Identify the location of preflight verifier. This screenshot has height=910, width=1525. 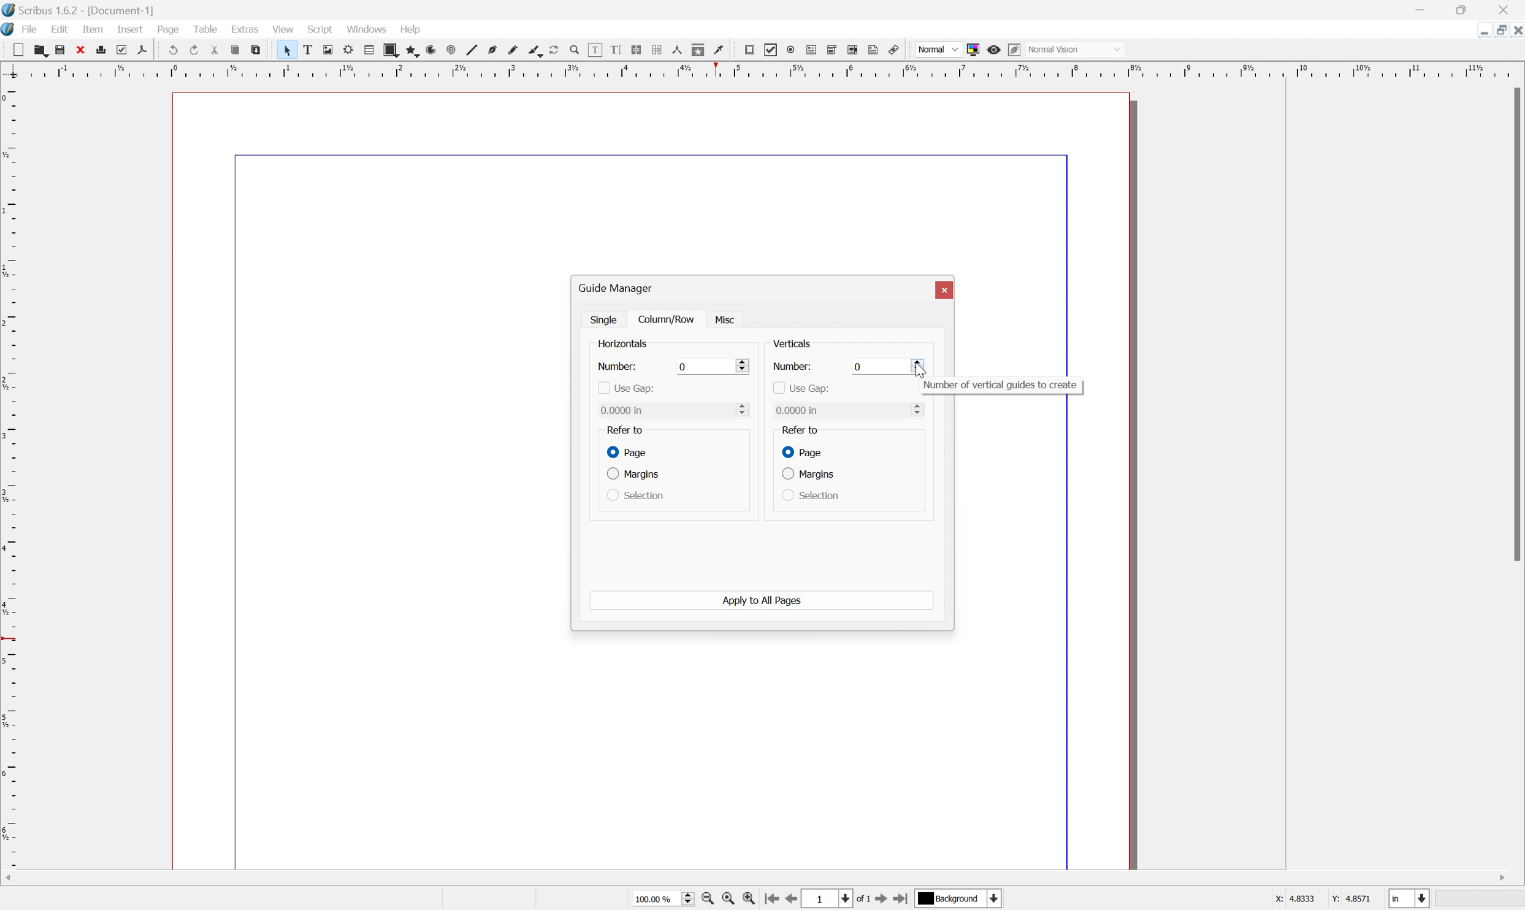
(128, 50).